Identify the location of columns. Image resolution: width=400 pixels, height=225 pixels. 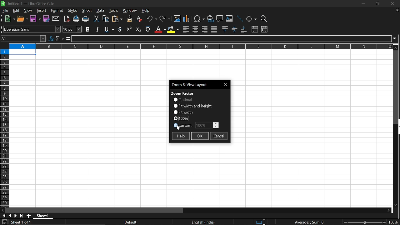
(200, 46).